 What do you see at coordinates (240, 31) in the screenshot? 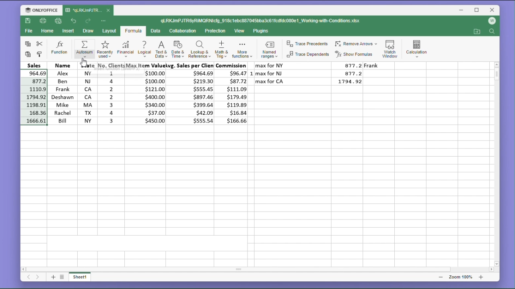
I see `view` at bounding box center [240, 31].